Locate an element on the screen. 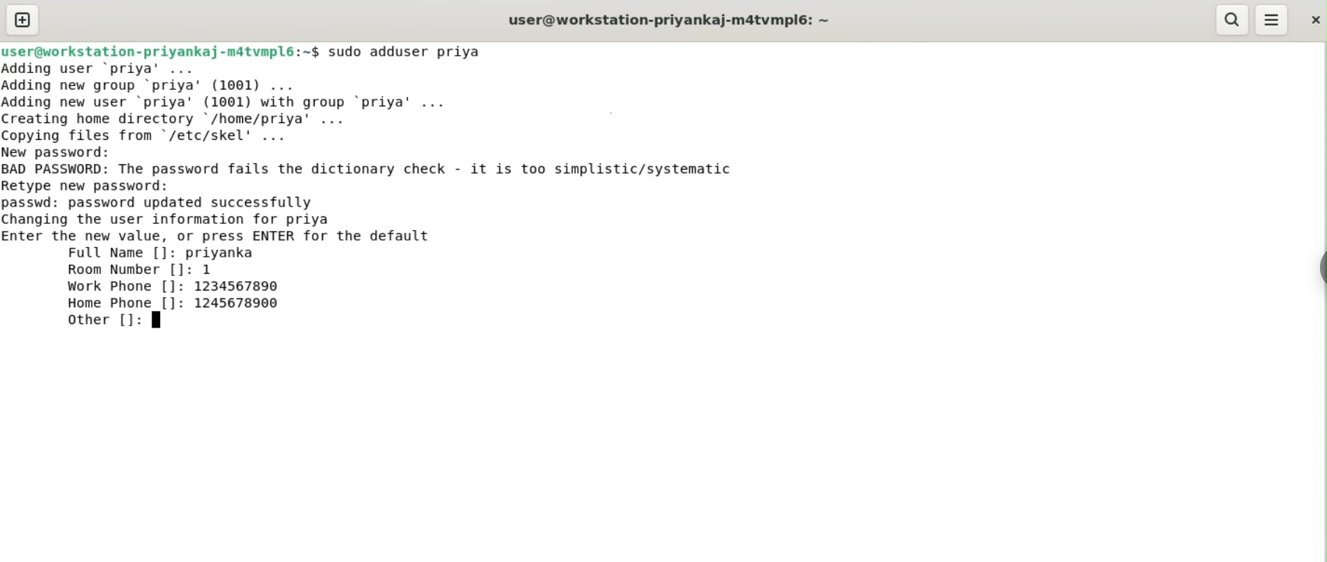  Work Phone []: 1234567890 is located at coordinates (176, 287).